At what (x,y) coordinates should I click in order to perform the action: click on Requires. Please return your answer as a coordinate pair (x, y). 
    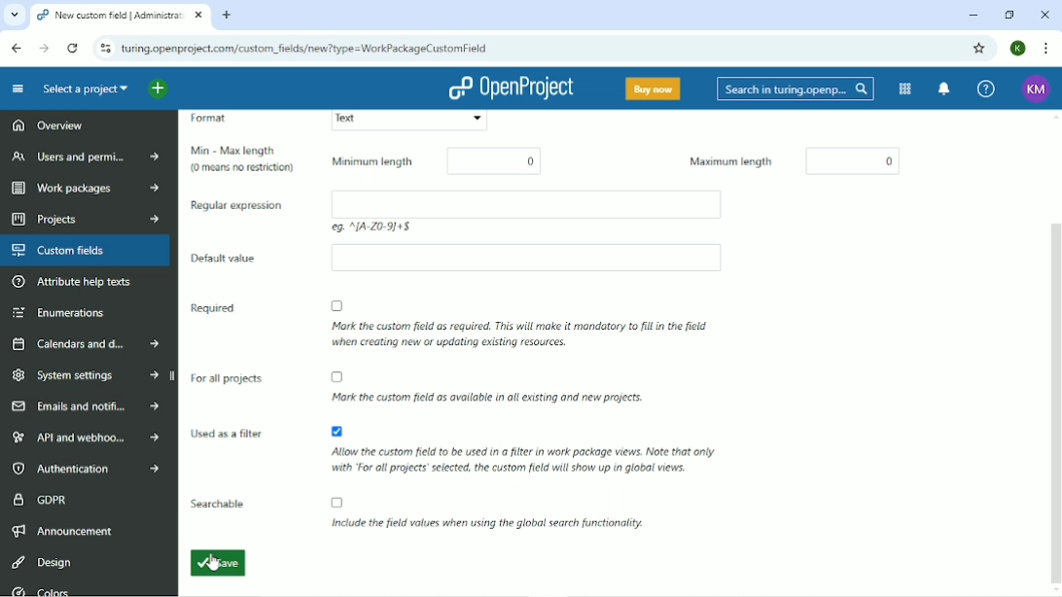
    Looking at the image, I should click on (214, 308).